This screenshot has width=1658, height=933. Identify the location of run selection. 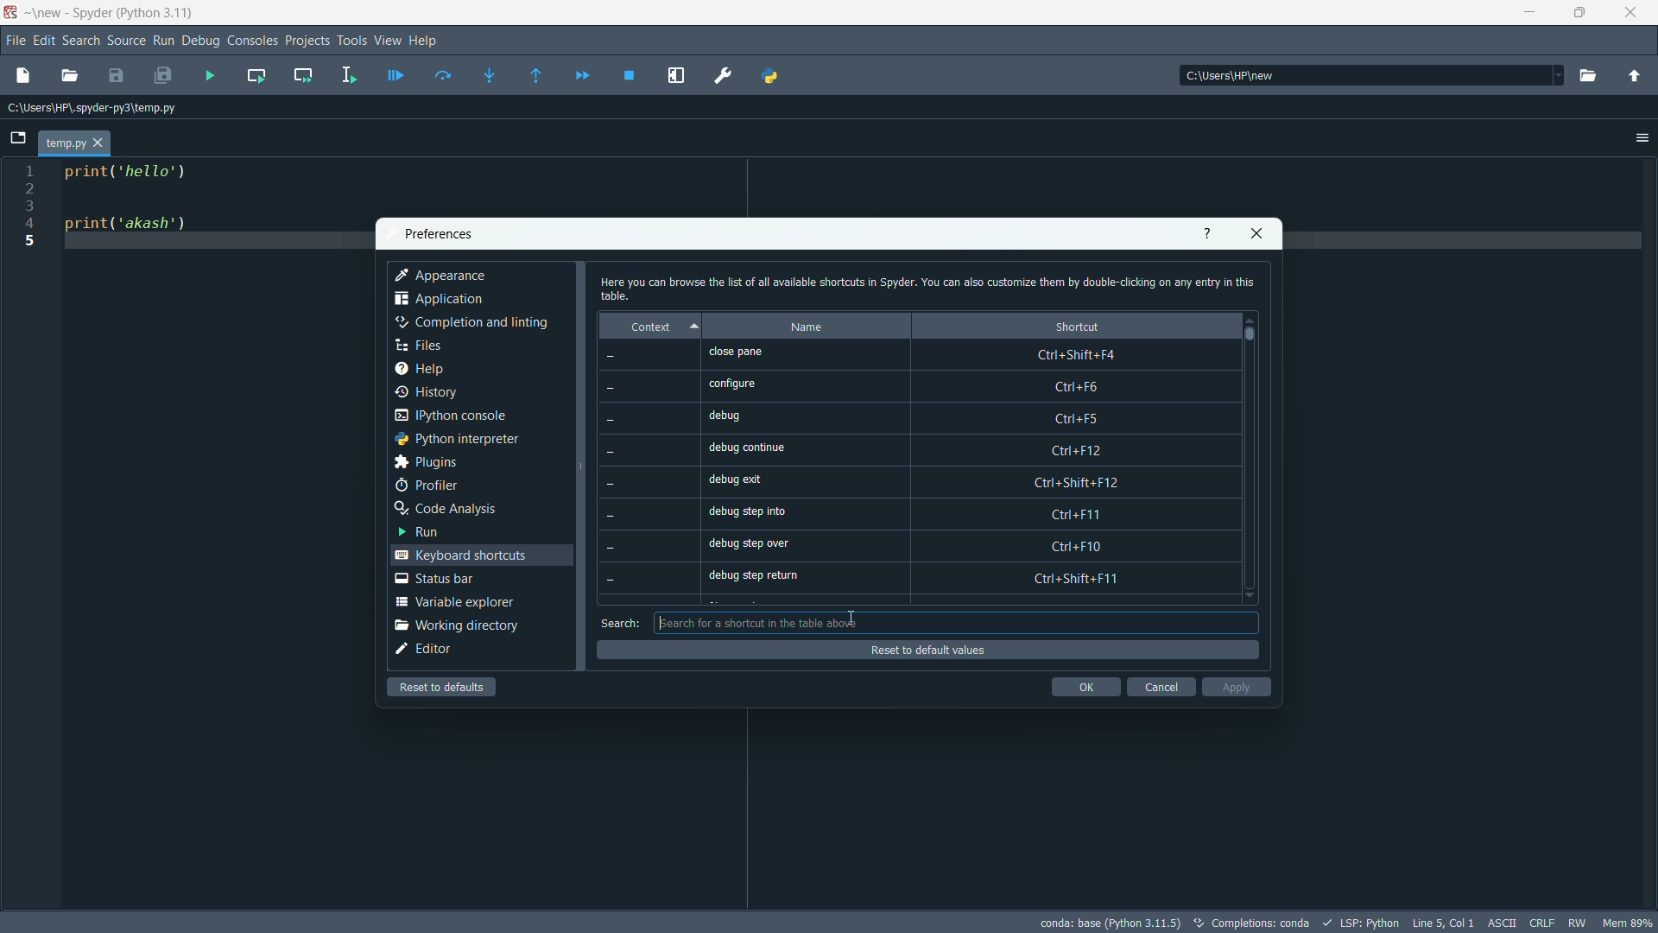
(350, 73).